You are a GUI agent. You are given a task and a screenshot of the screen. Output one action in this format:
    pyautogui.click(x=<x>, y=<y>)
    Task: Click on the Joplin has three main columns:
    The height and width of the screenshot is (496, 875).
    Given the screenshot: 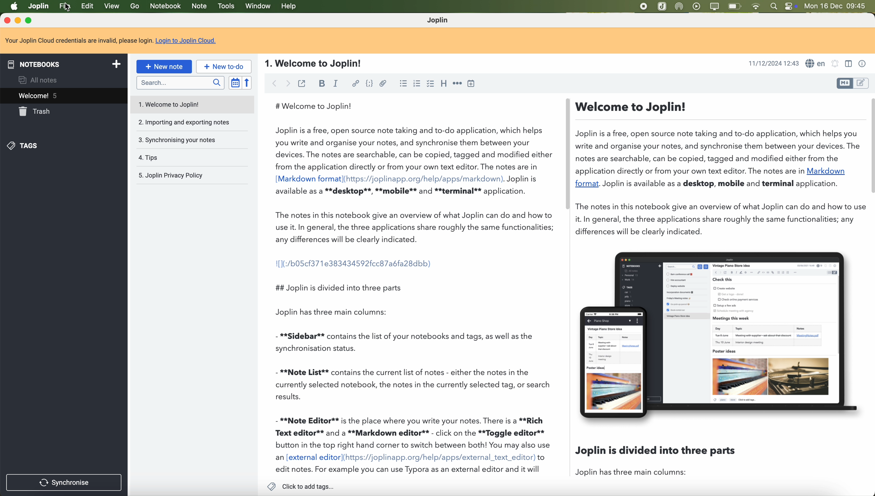 What is the action you would take?
    pyautogui.click(x=342, y=312)
    